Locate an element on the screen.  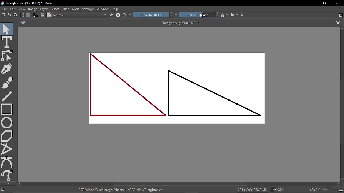
Cursor is located at coordinates (202, 16).